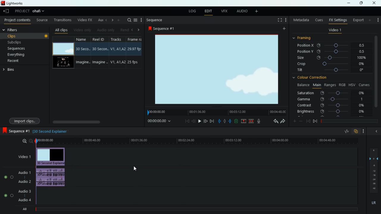 This screenshot has height=214, width=381. What do you see at coordinates (7, 177) in the screenshot?
I see `Audio` at bounding box center [7, 177].